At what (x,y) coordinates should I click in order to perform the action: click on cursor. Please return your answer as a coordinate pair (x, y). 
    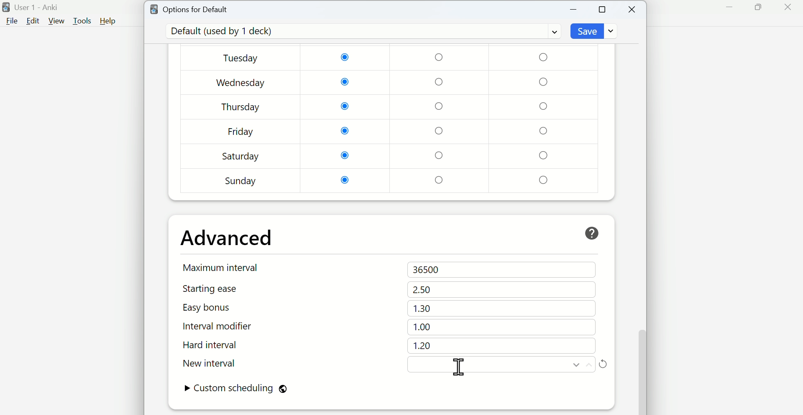
    Looking at the image, I should click on (459, 367).